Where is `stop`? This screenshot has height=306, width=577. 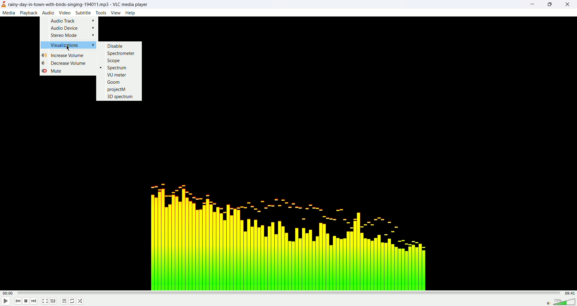 stop is located at coordinates (26, 302).